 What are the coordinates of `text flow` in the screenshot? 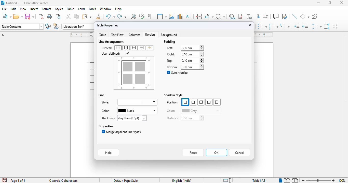 It's located at (117, 35).